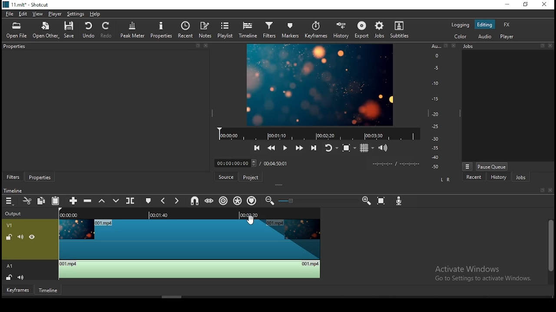 This screenshot has width=556, height=312. What do you see at coordinates (270, 201) in the screenshot?
I see `zoom timeline out` at bounding box center [270, 201].